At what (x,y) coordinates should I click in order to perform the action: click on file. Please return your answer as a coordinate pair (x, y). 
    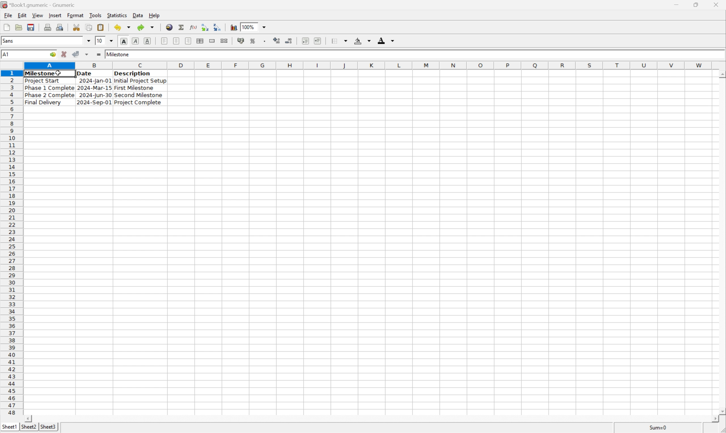
    Looking at the image, I should click on (8, 15).